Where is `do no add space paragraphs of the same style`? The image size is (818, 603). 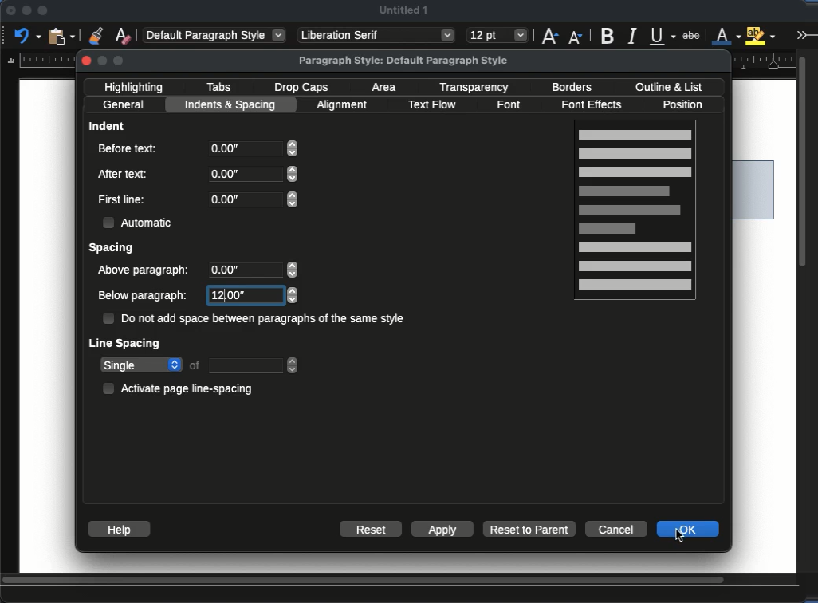
do no add space paragraphs of the same style is located at coordinates (254, 319).